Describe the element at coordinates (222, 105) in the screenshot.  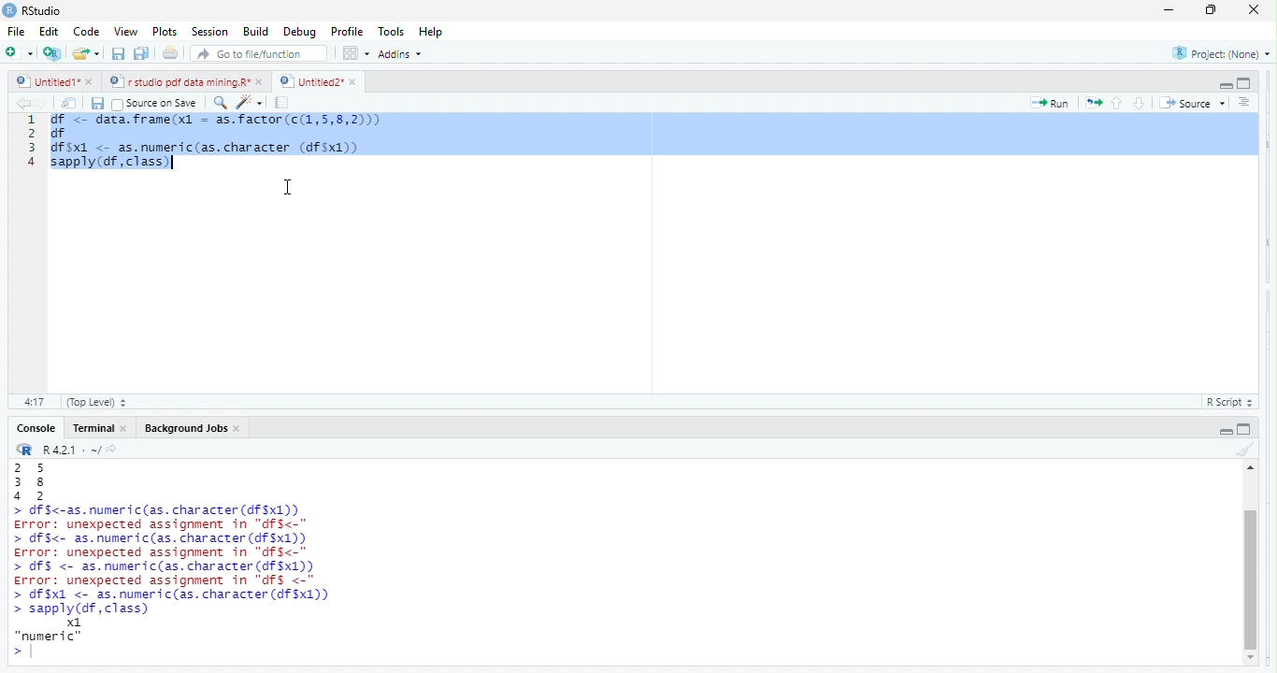
I see `find/replace` at that location.